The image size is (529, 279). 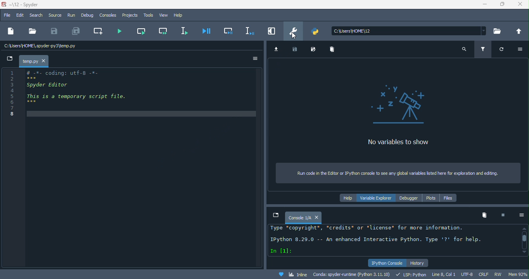 What do you see at coordinates (54, 31) in the screenshot?
I see `save` at bounding box center [54, 31].